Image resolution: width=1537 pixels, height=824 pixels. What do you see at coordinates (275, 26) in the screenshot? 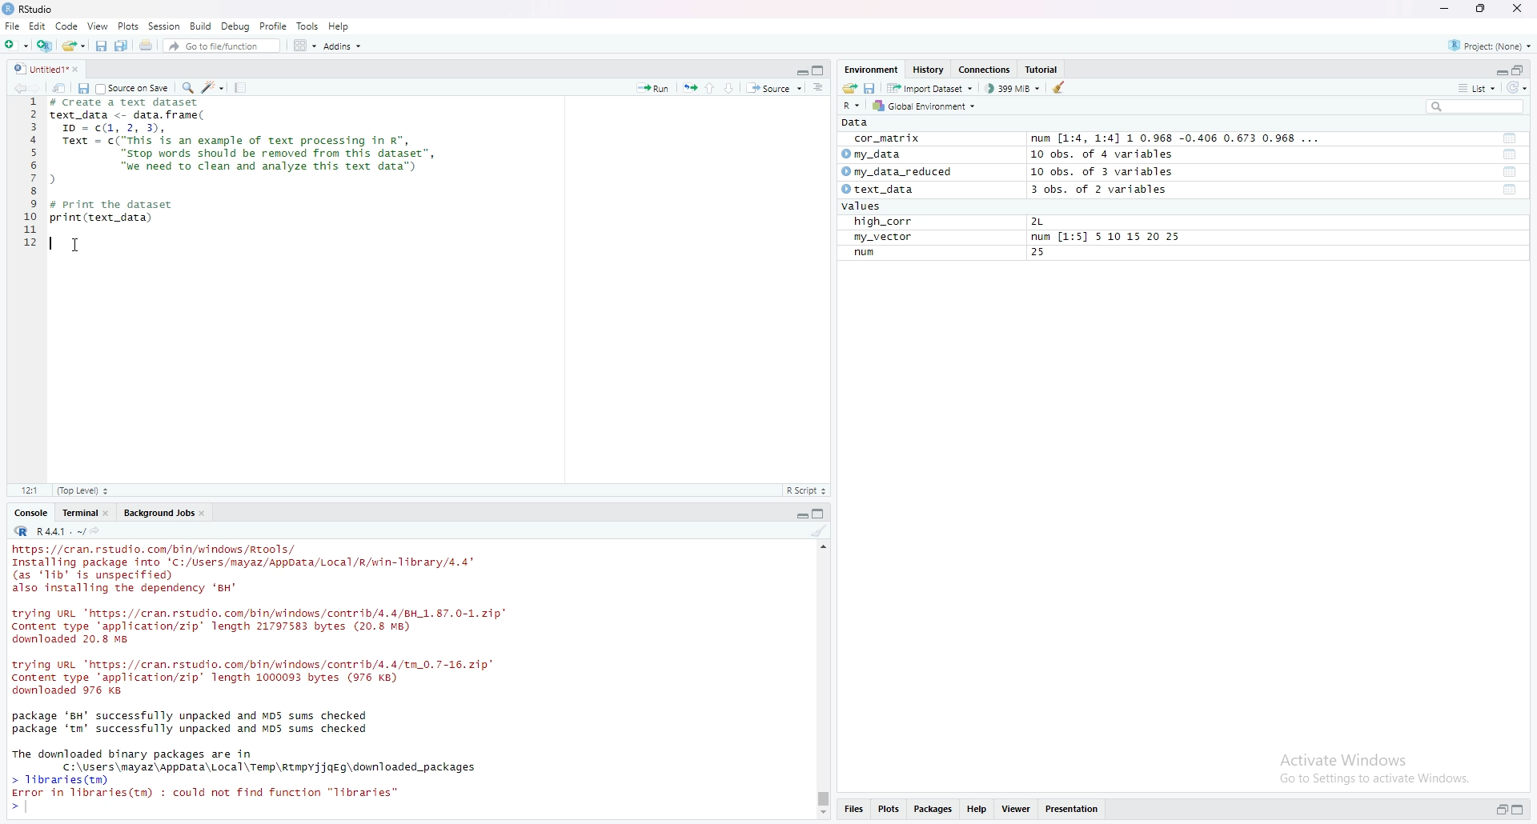
I see `profile` at bounding box center [275, 26].